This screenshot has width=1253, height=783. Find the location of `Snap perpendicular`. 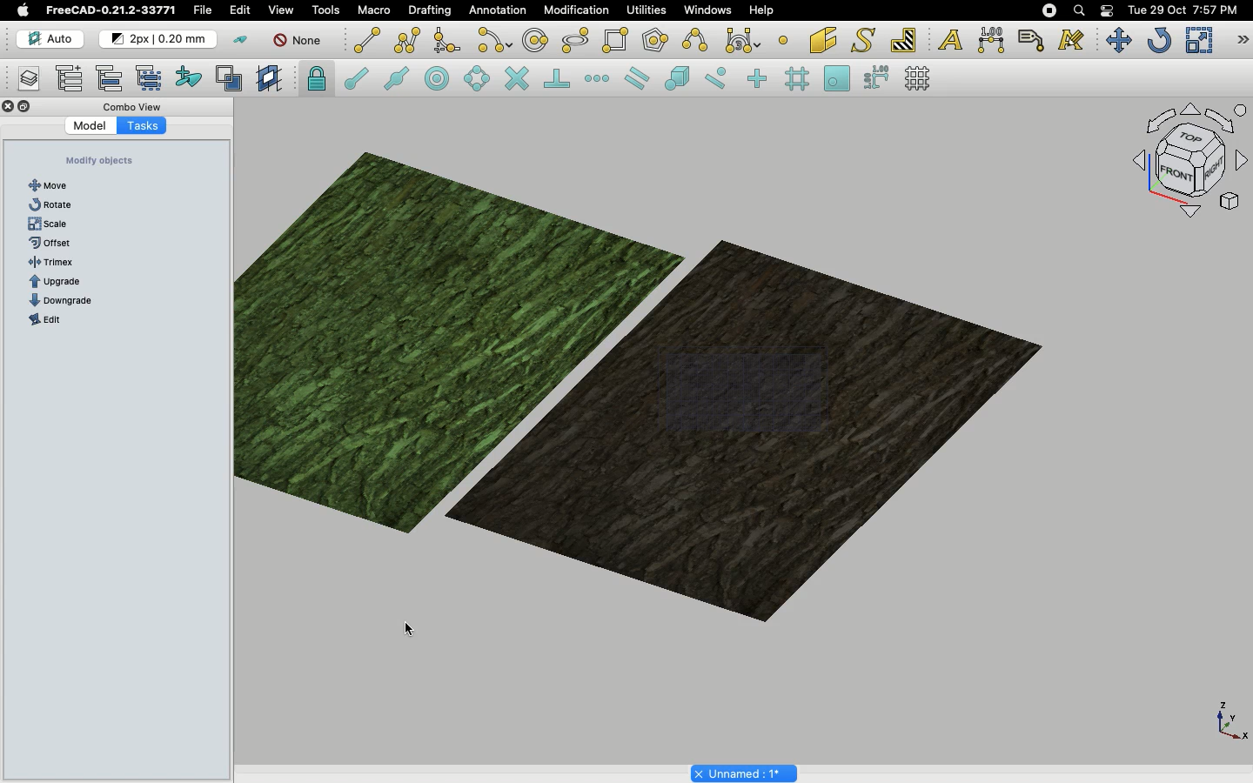

Snap perpendicular is located at coordinates (559, 80).